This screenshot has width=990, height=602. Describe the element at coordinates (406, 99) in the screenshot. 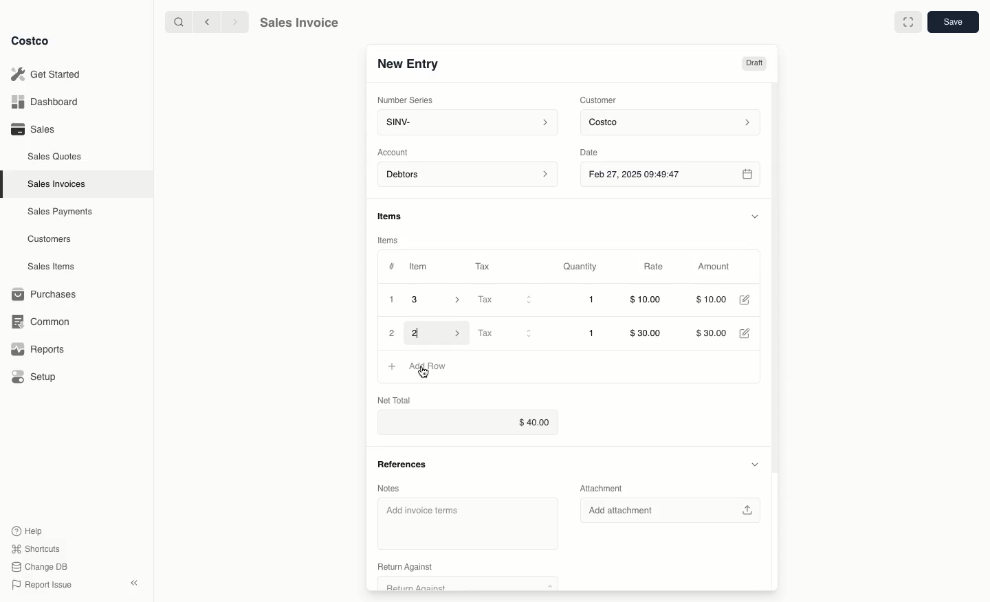

I see `Number Series` at that location.